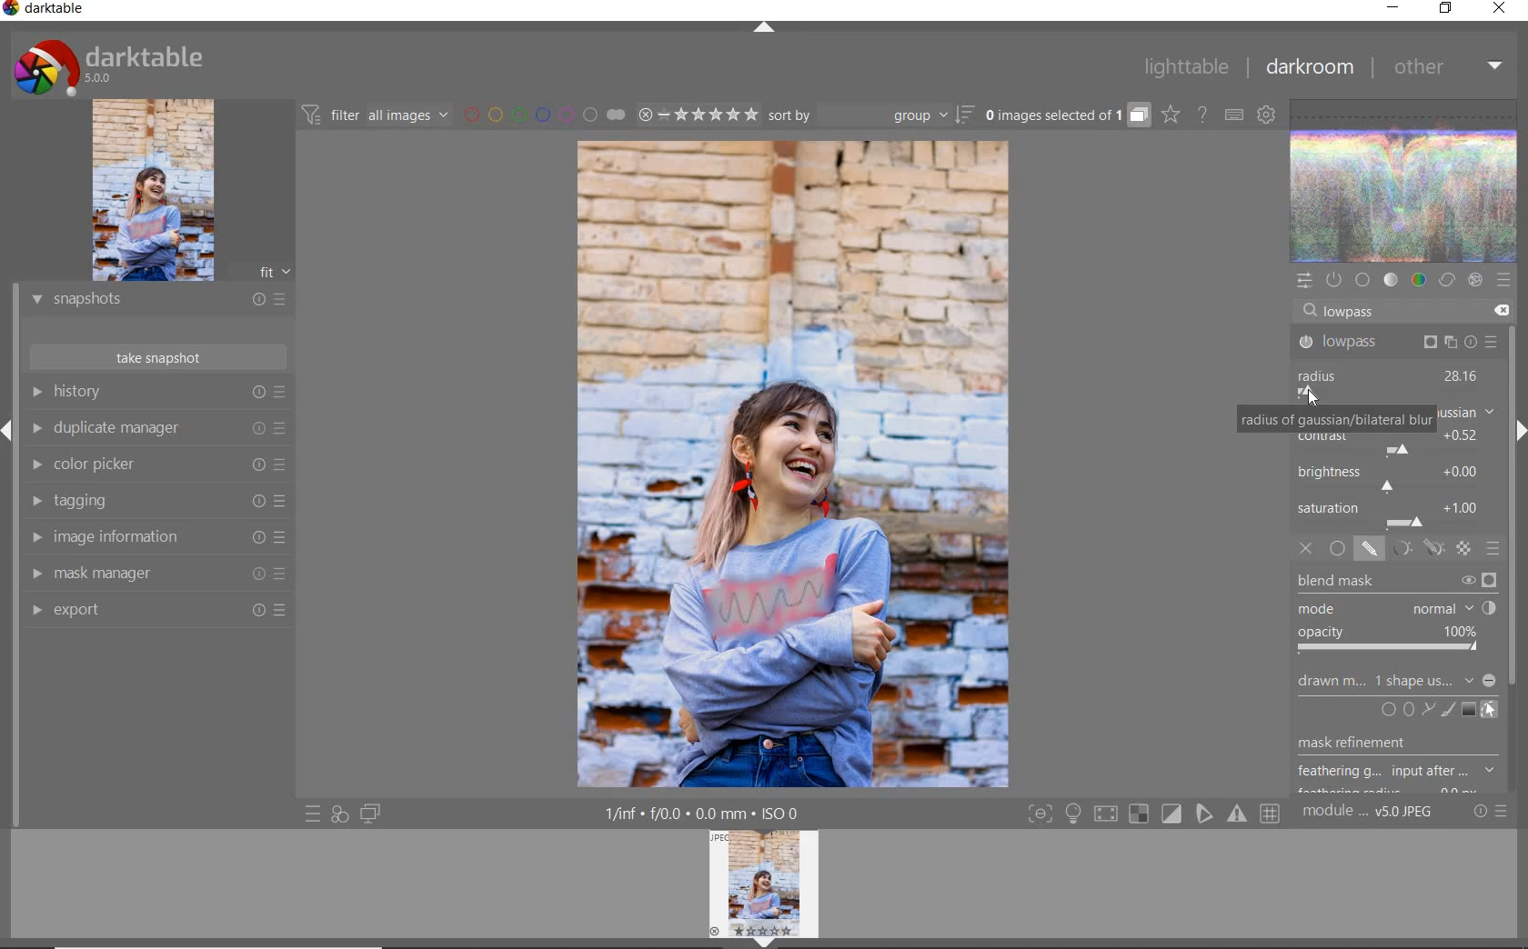  What do you see at coordinates (1402, 614) in the screenshot?
I see `blend mask` at bounding box center [1402, 614].